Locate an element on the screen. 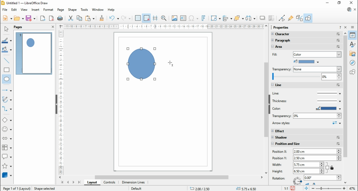 The width and height of the screenshot is (358, 191). snap to grid is located at coordinates (147, 18).